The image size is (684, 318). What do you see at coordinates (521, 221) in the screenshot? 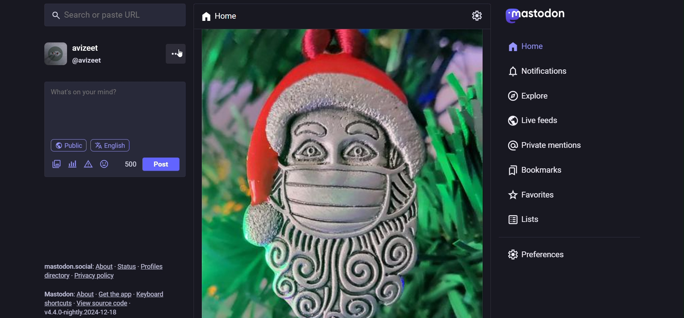
I see `lists` at bounding box center [521, 221].